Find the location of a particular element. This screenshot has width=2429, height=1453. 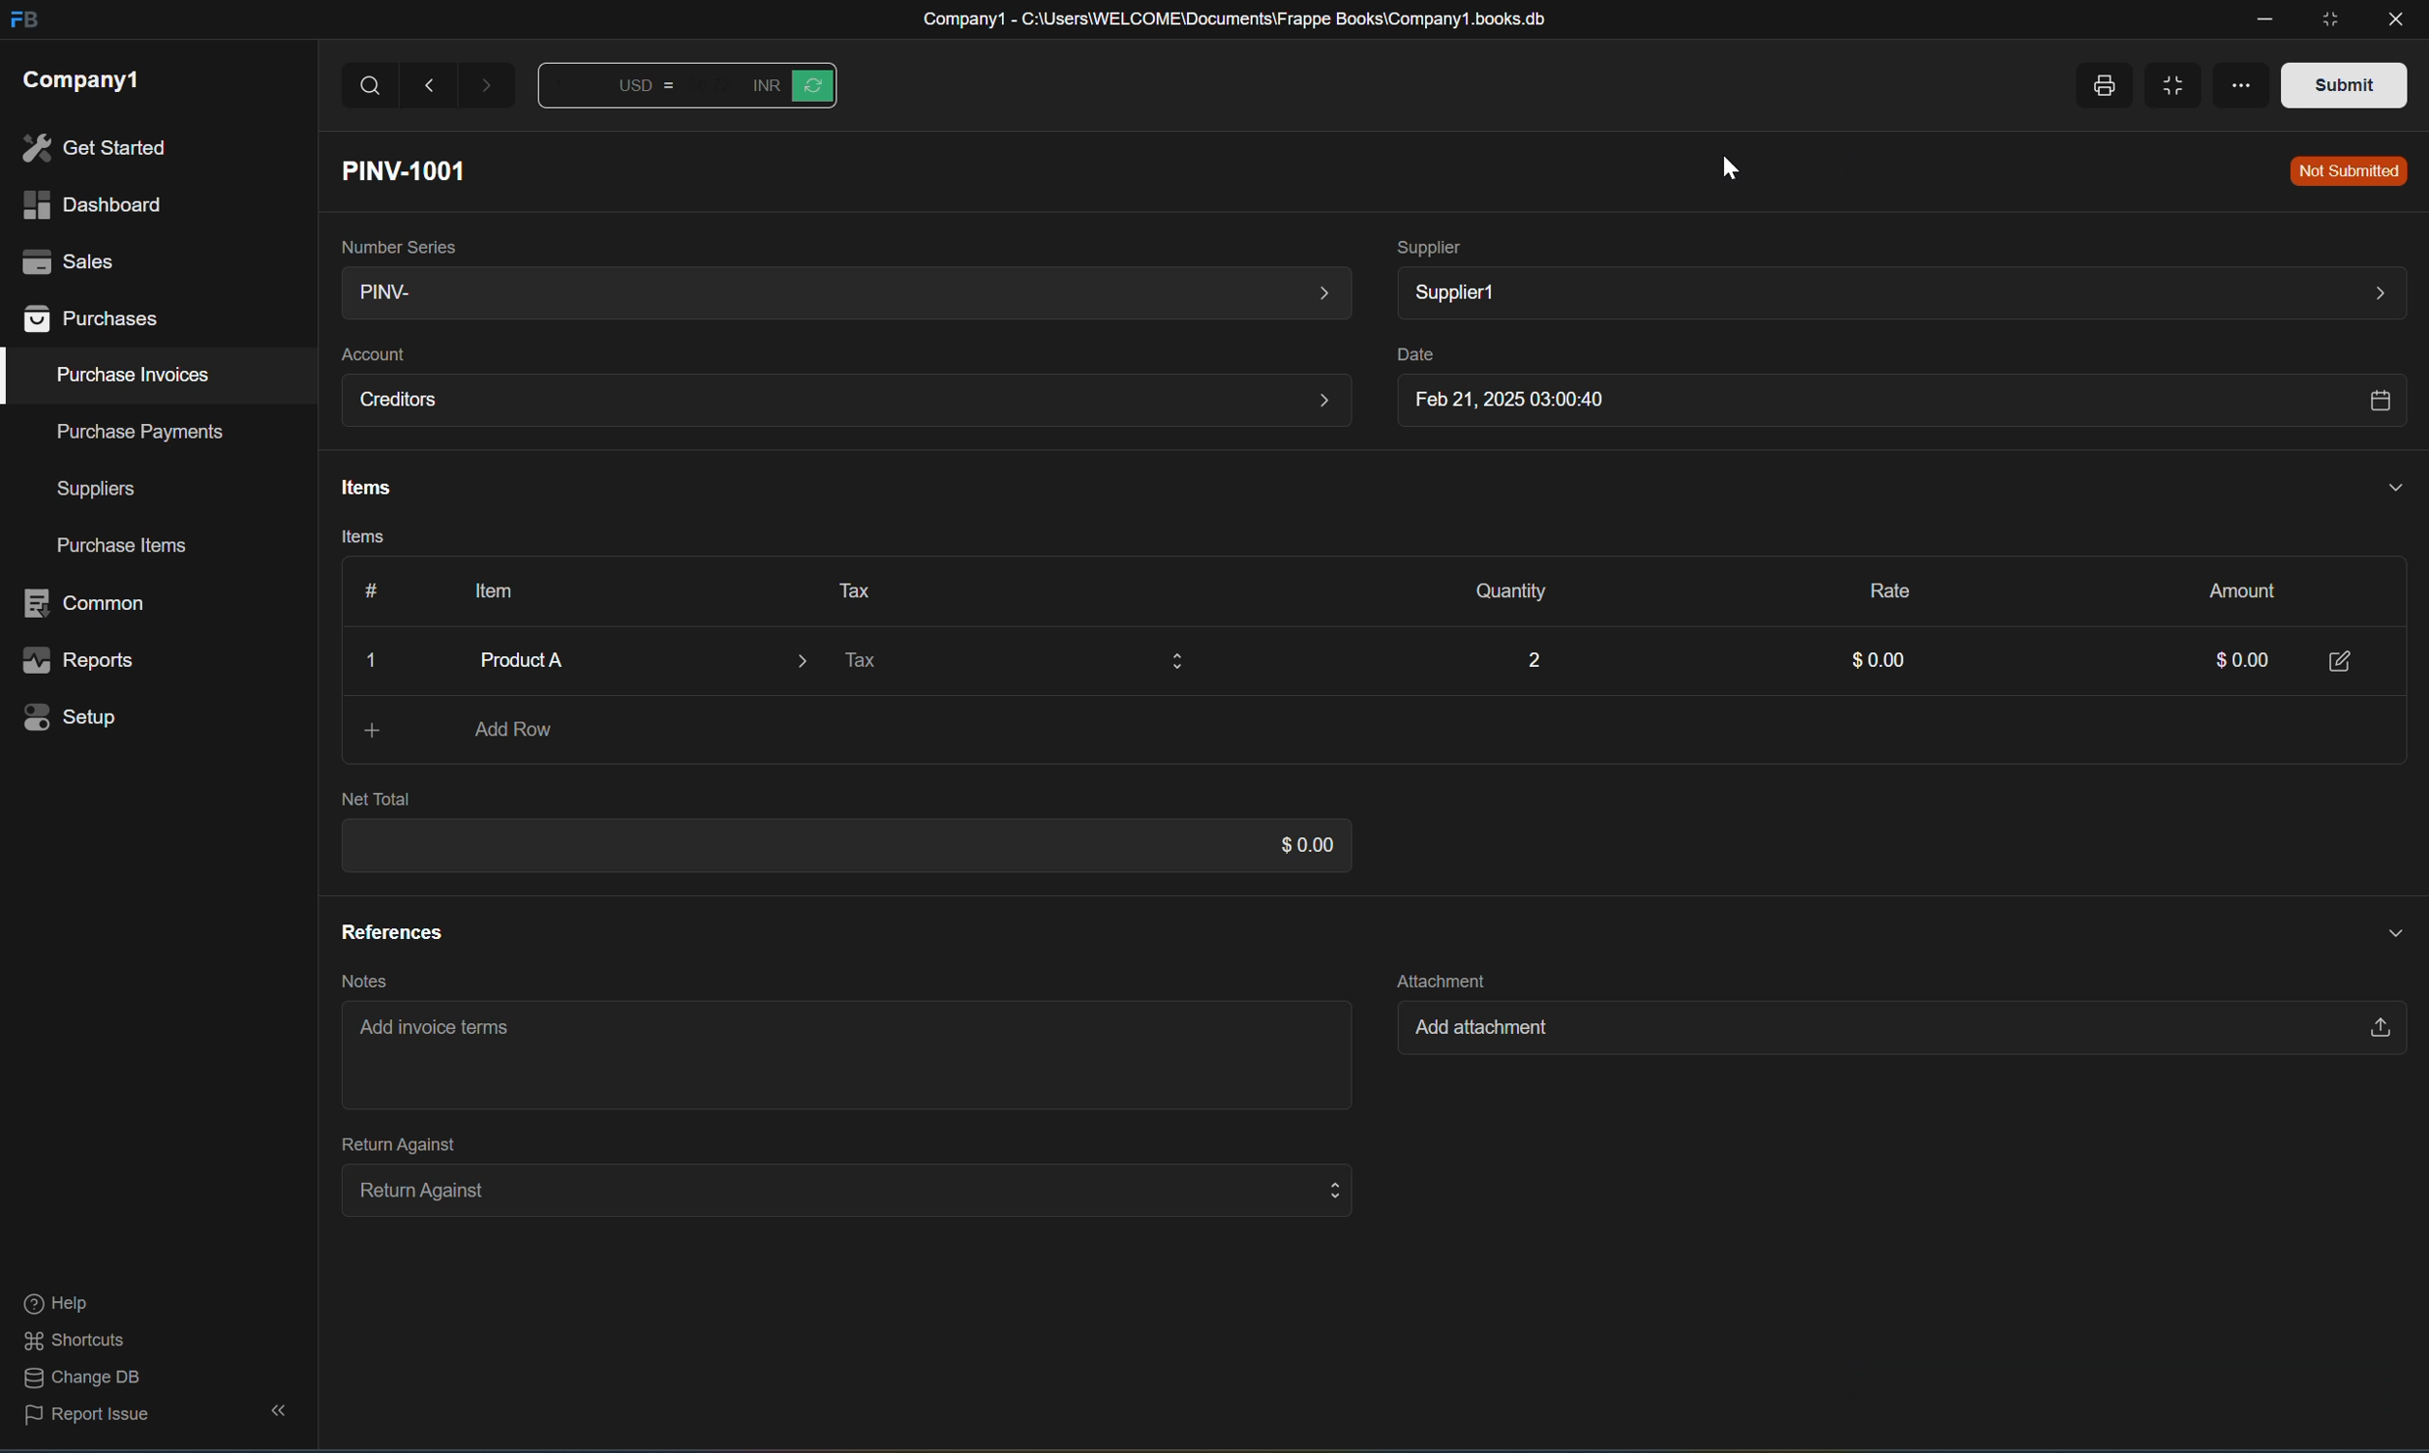

common is located at coordinates (90, 603).